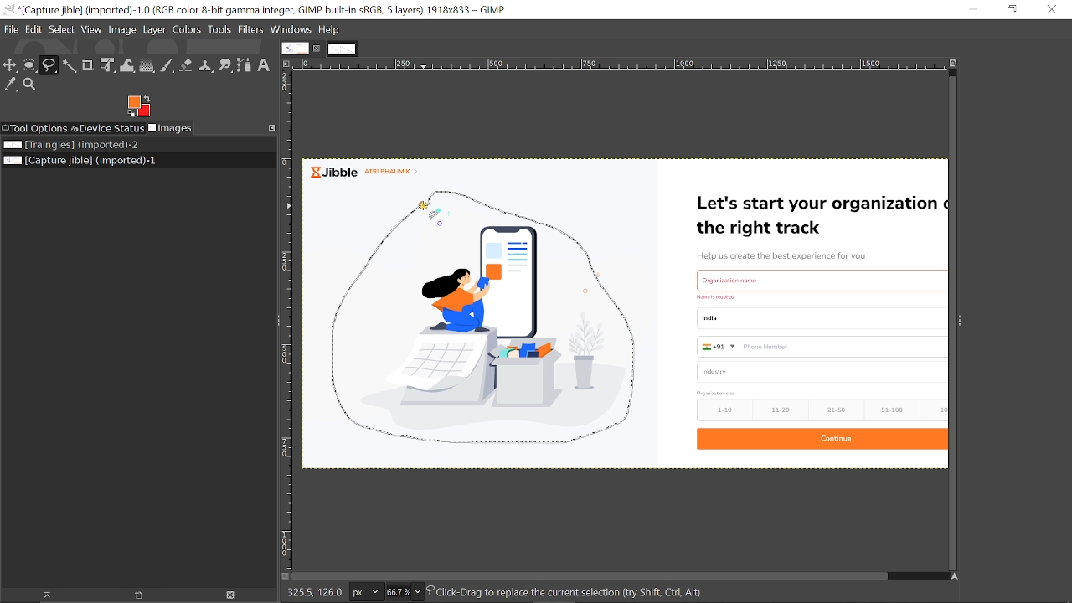  What do you see at coordinates (43, 595) in the screenshot?
I see `raise the image display` at bounding box center [43, 595].